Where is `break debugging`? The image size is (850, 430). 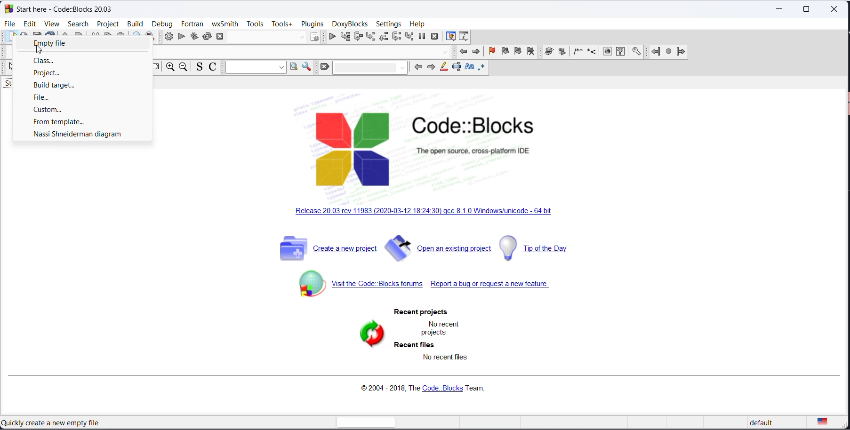
break debugging is located at coordinates (422, 37).